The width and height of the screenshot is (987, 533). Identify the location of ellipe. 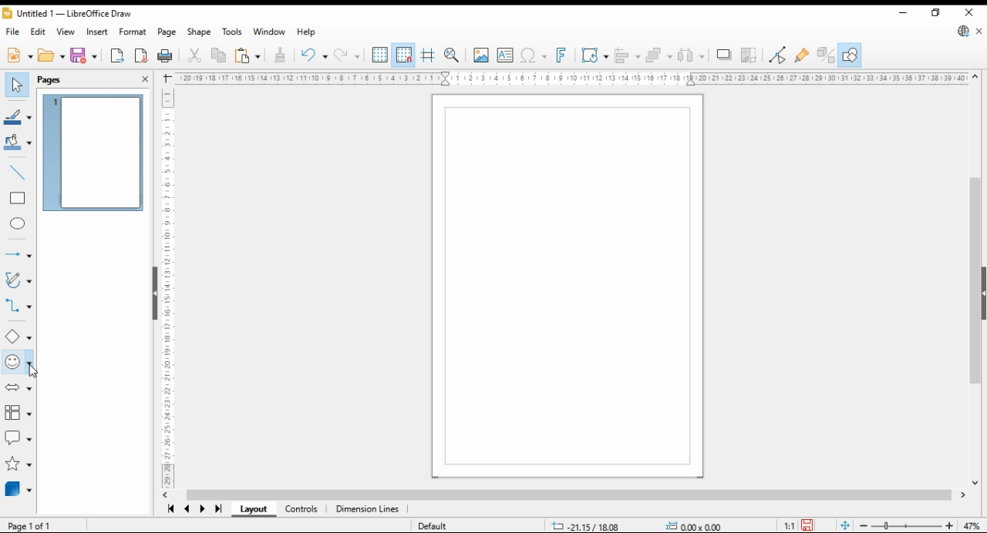
(19, 224).